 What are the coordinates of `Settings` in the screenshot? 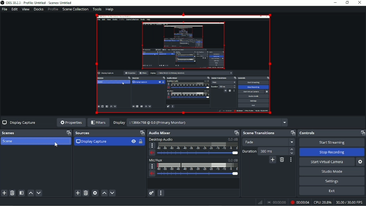 It's located at (332, 181).